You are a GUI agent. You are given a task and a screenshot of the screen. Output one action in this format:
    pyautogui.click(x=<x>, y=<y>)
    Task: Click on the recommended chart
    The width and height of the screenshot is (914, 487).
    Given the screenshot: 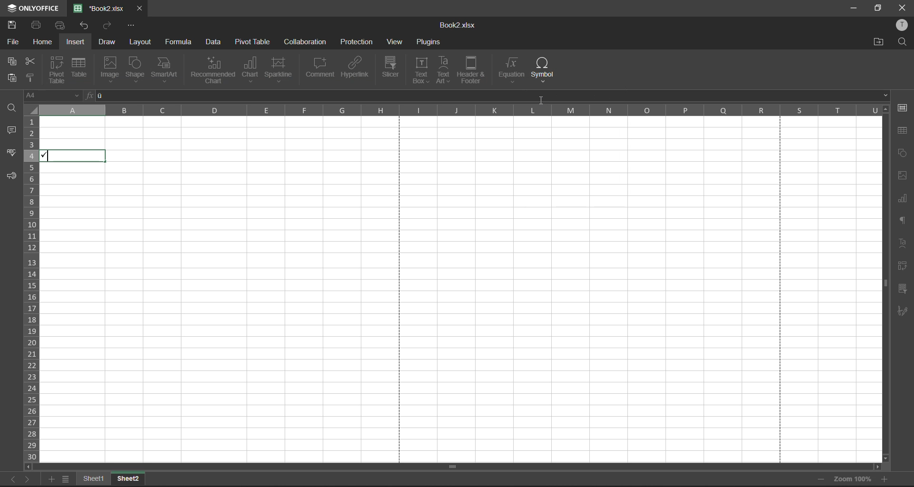 What is the action you would take?
    pyautogui.click(x=212, y=70)
    